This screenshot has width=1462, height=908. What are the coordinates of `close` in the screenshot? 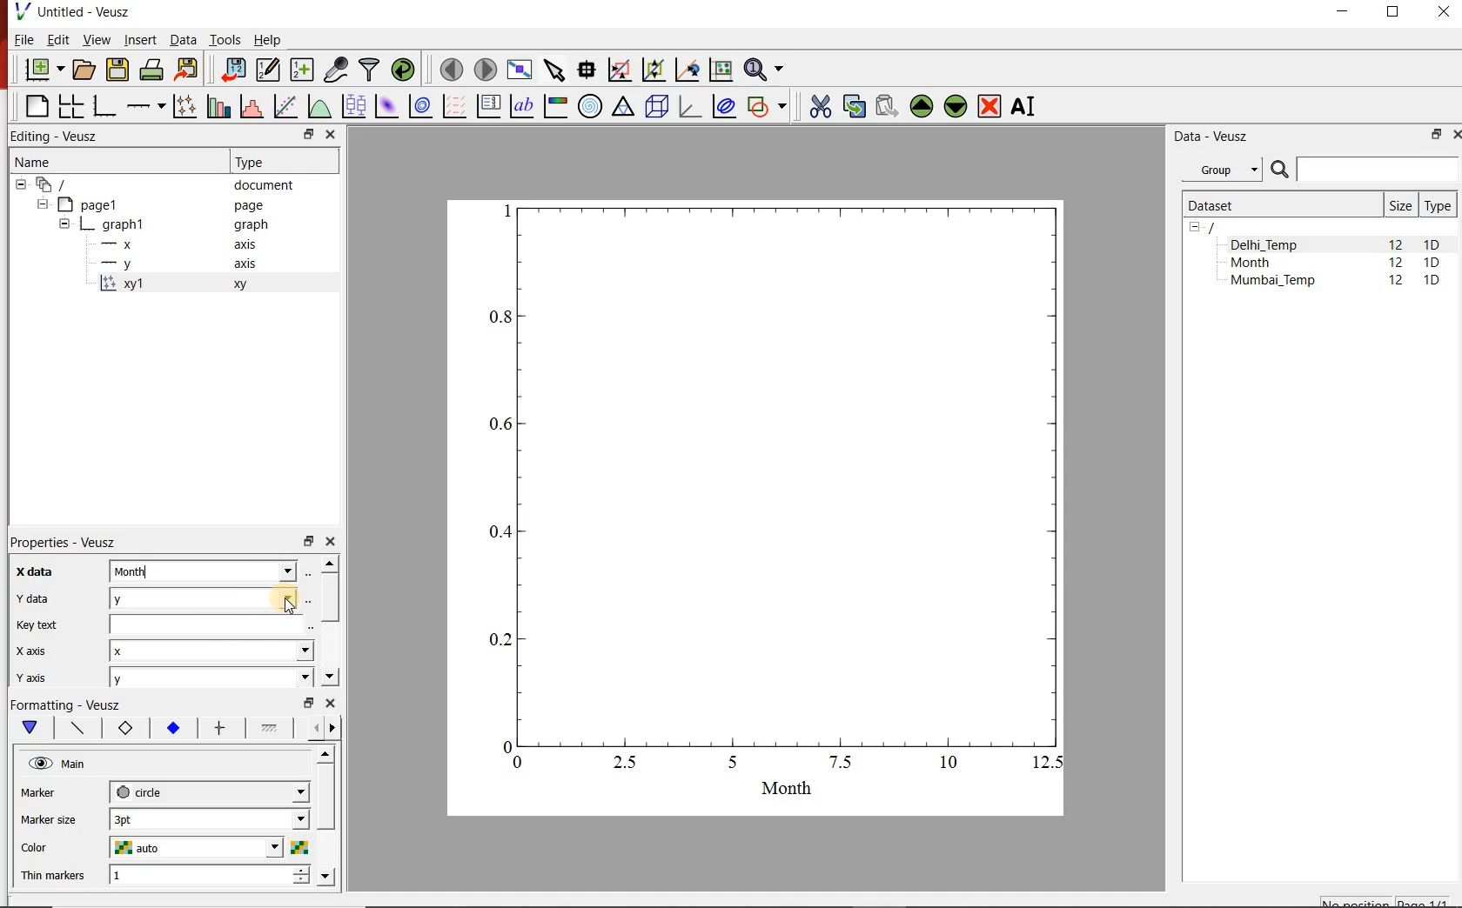 It's located at (329, 136).